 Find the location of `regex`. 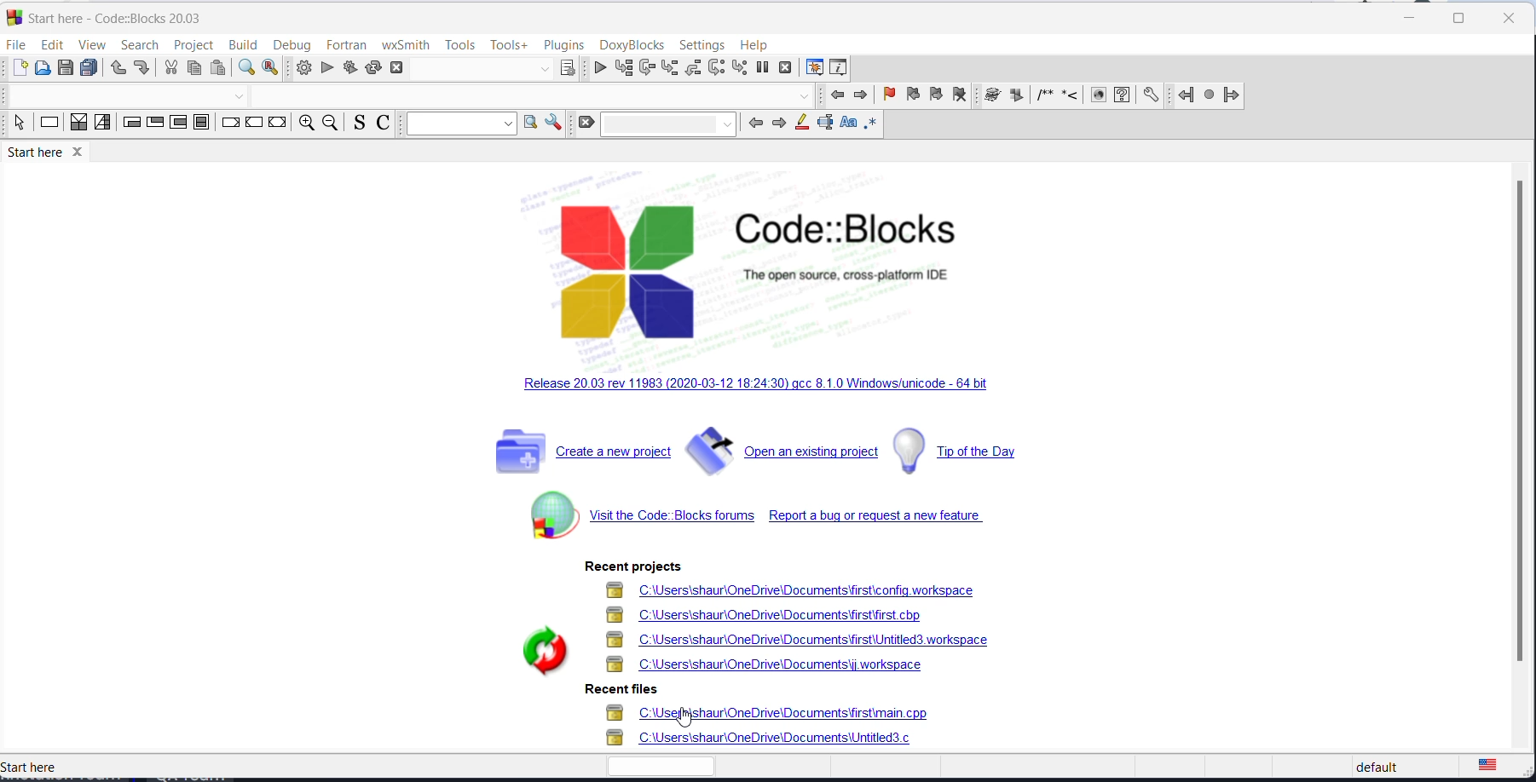

regex is located at coordinates (869, 124).